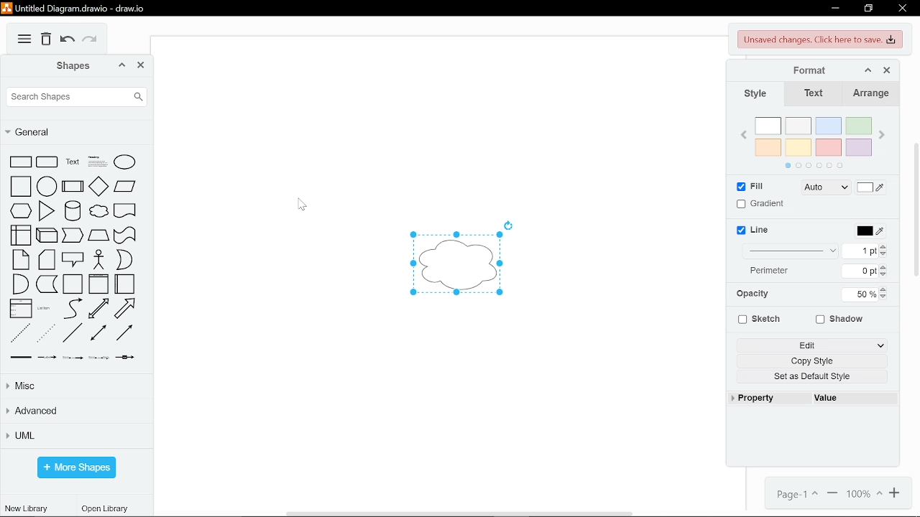 The width and height of the screenshot is (920, 517). I want to click on Indicates input for perimeter, so click(767, 270).